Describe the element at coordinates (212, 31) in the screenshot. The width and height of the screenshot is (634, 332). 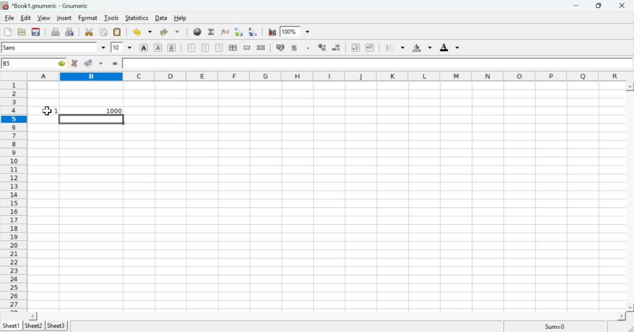
I see `Sum into the current cell` at that location.